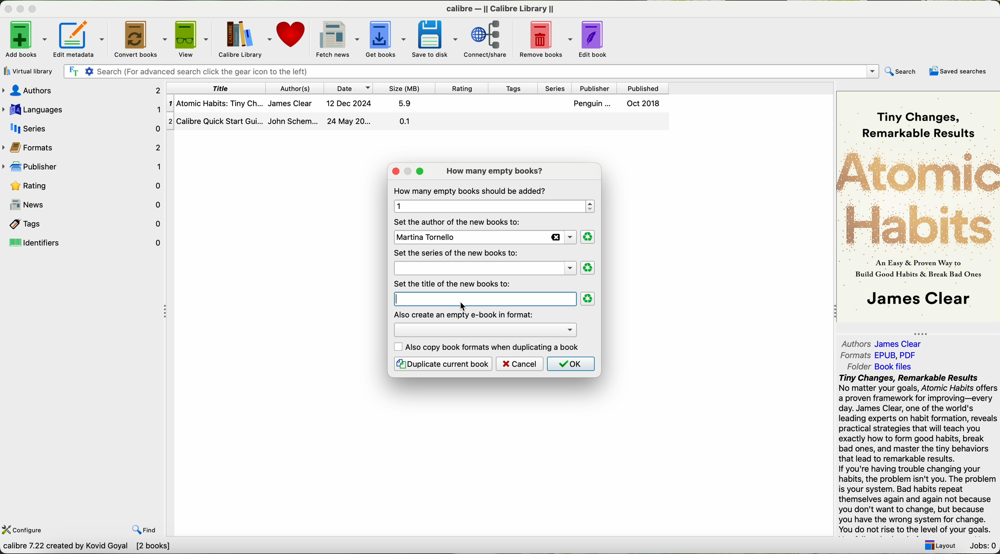 The height and width of the screenshot is (554, 1000). What do you see at coordinates (645, 87) in the screenshot?
I see `published` at bounding box center [645, 87].